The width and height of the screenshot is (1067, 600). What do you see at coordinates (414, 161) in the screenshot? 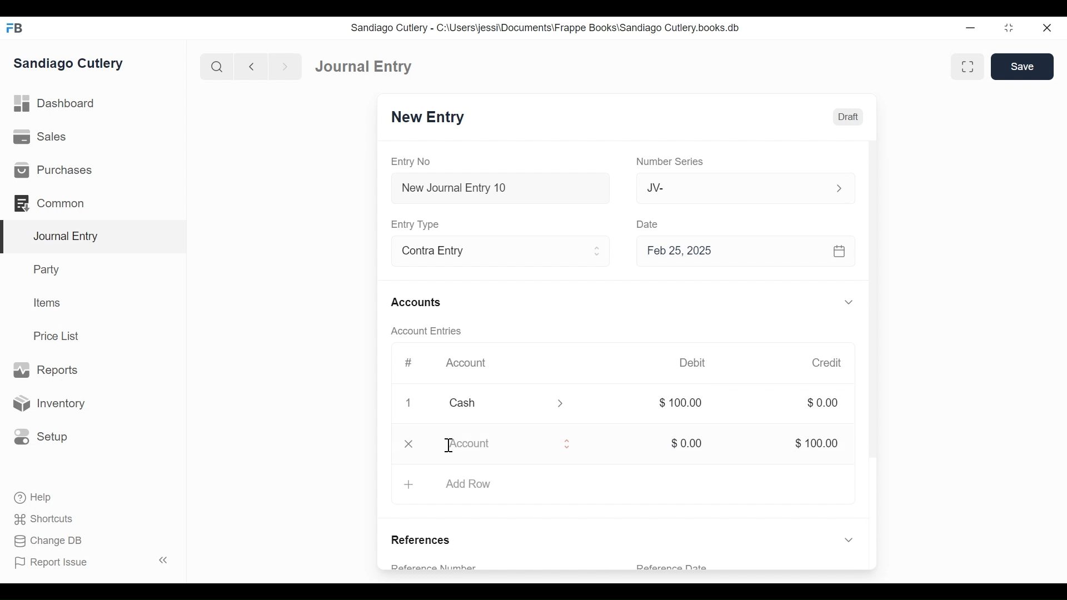
I see `Entry No` at bounding box center [414, 161].